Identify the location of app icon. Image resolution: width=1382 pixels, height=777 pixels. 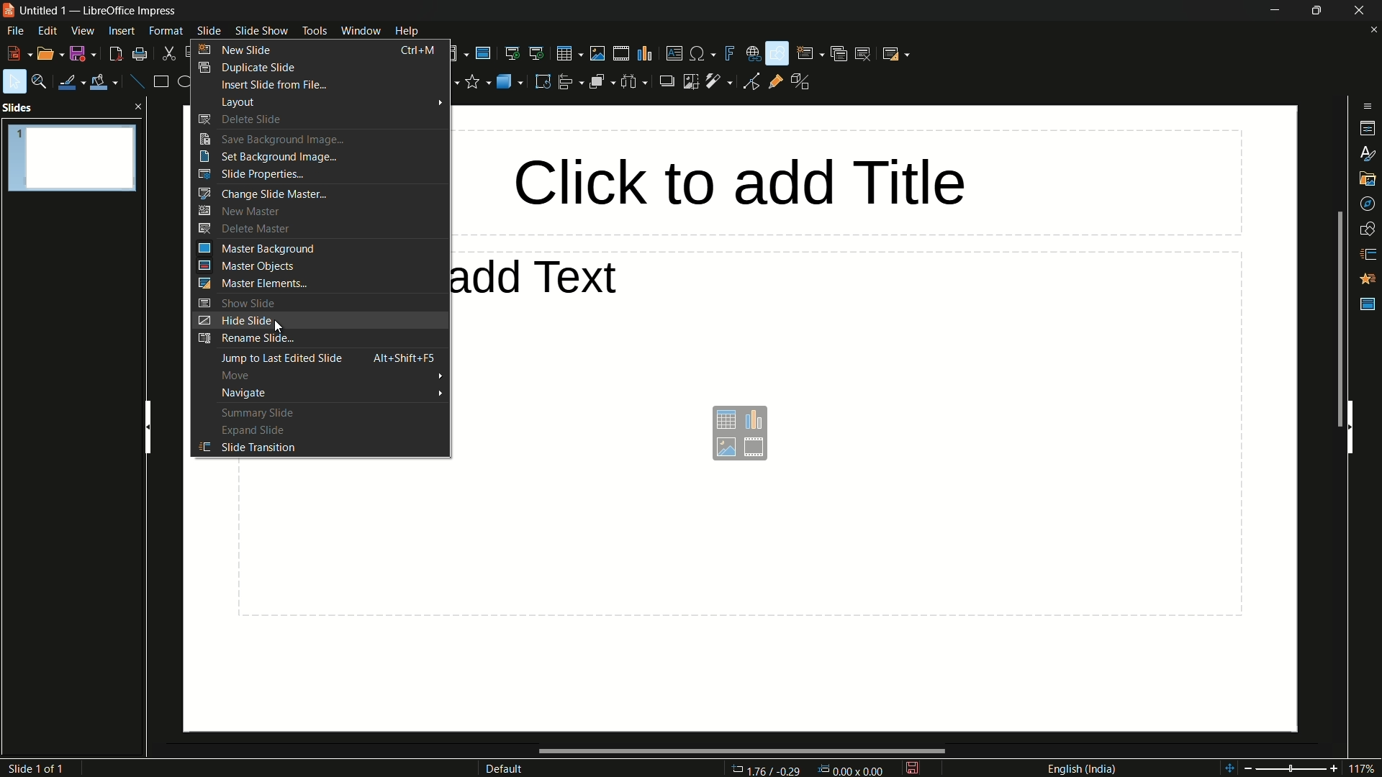
(9, 10).